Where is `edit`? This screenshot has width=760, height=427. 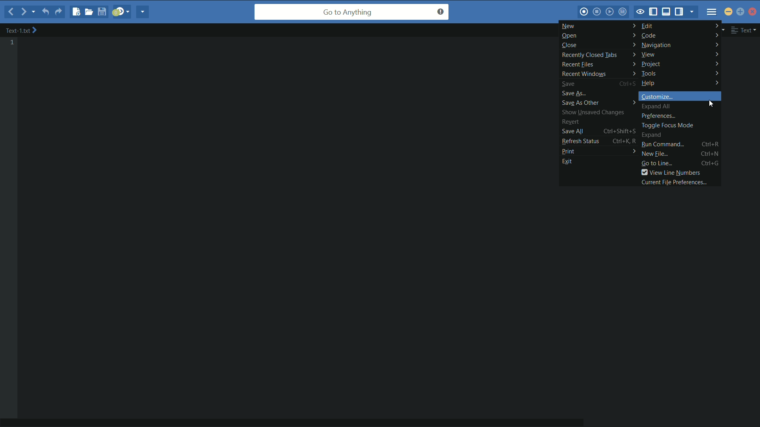 edit is located at coordinates (679, 26).